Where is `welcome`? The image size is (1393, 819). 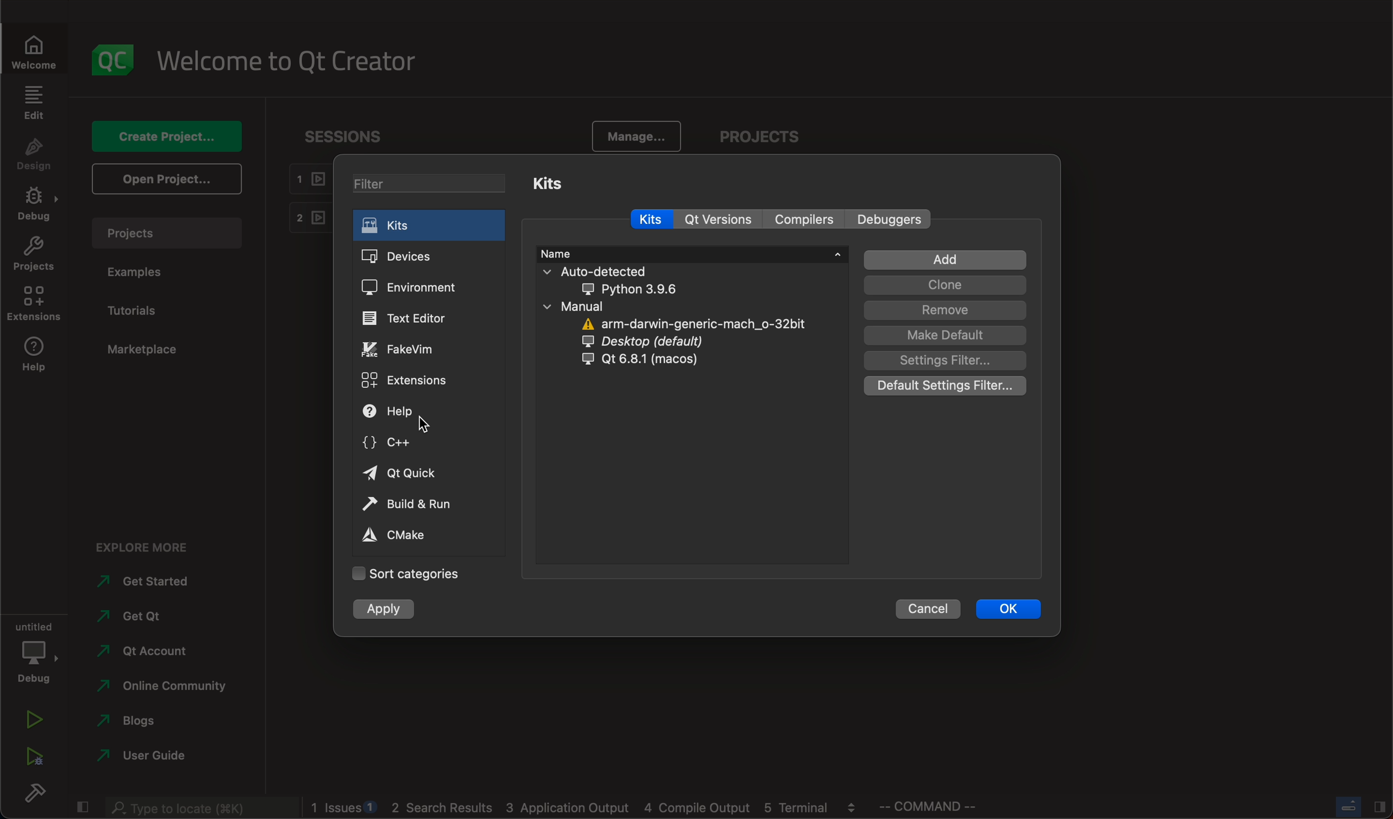 welcome is located at coordinates (287, 61).